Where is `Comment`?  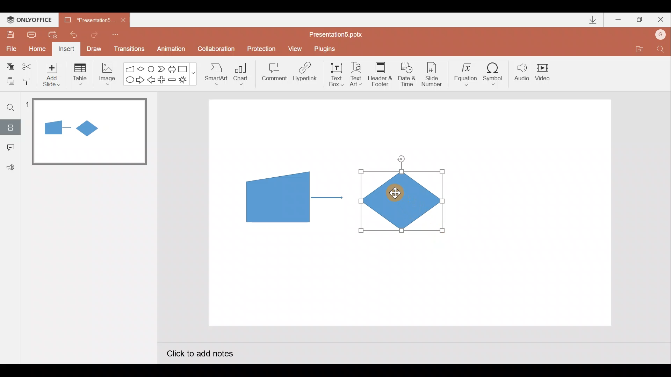 Comment is located at coordinates (273, 74).